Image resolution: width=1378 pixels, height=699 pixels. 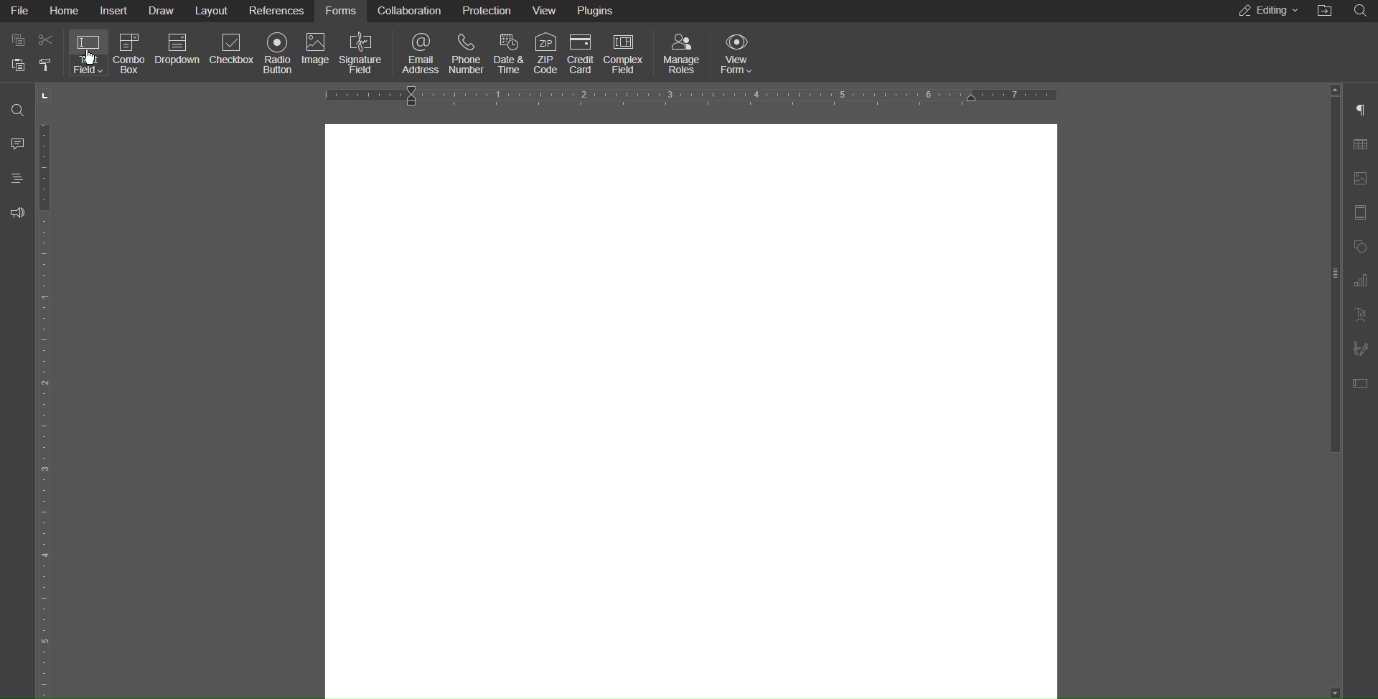 I want to click on Editing, so click(x=1265, y=11).